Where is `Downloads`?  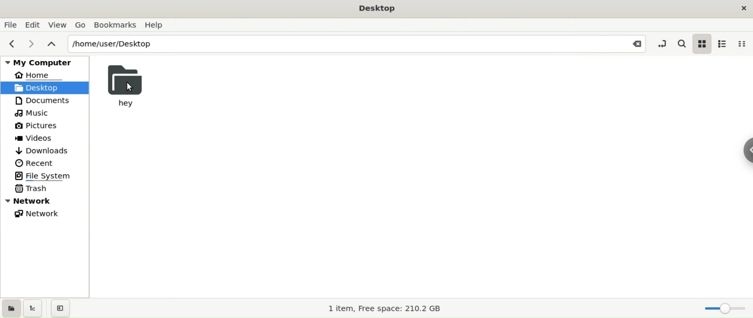 Downloads is located at coordinates (42, 151).